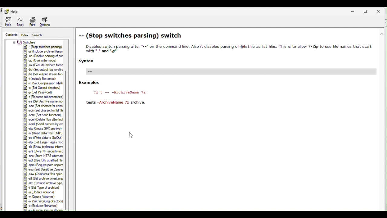 This screenshot has height=218, width=387. Describe the element at coordinates (43, 61) in the screenshot. I see `` at that location.